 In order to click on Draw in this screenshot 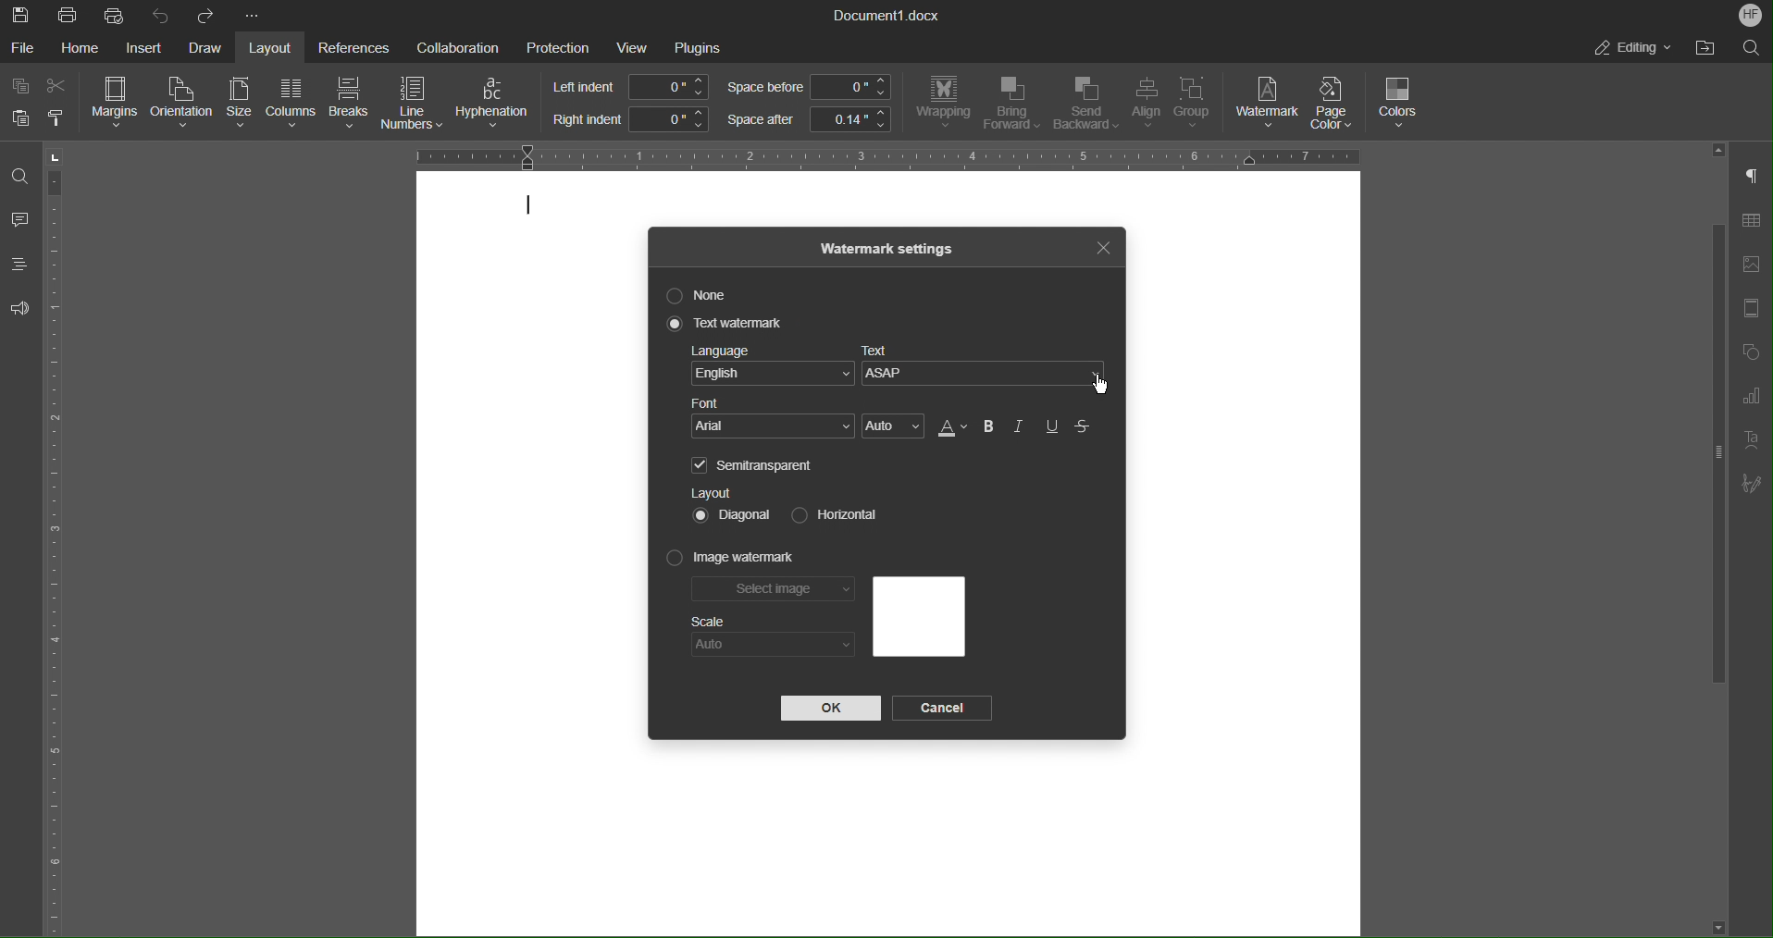, I will do `click(206, 48)`.